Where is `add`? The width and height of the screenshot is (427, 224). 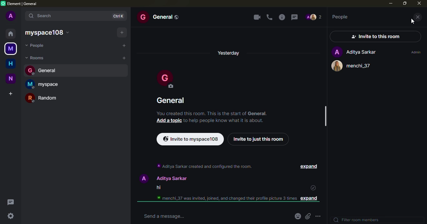 add is located at coordinates (123, 57).